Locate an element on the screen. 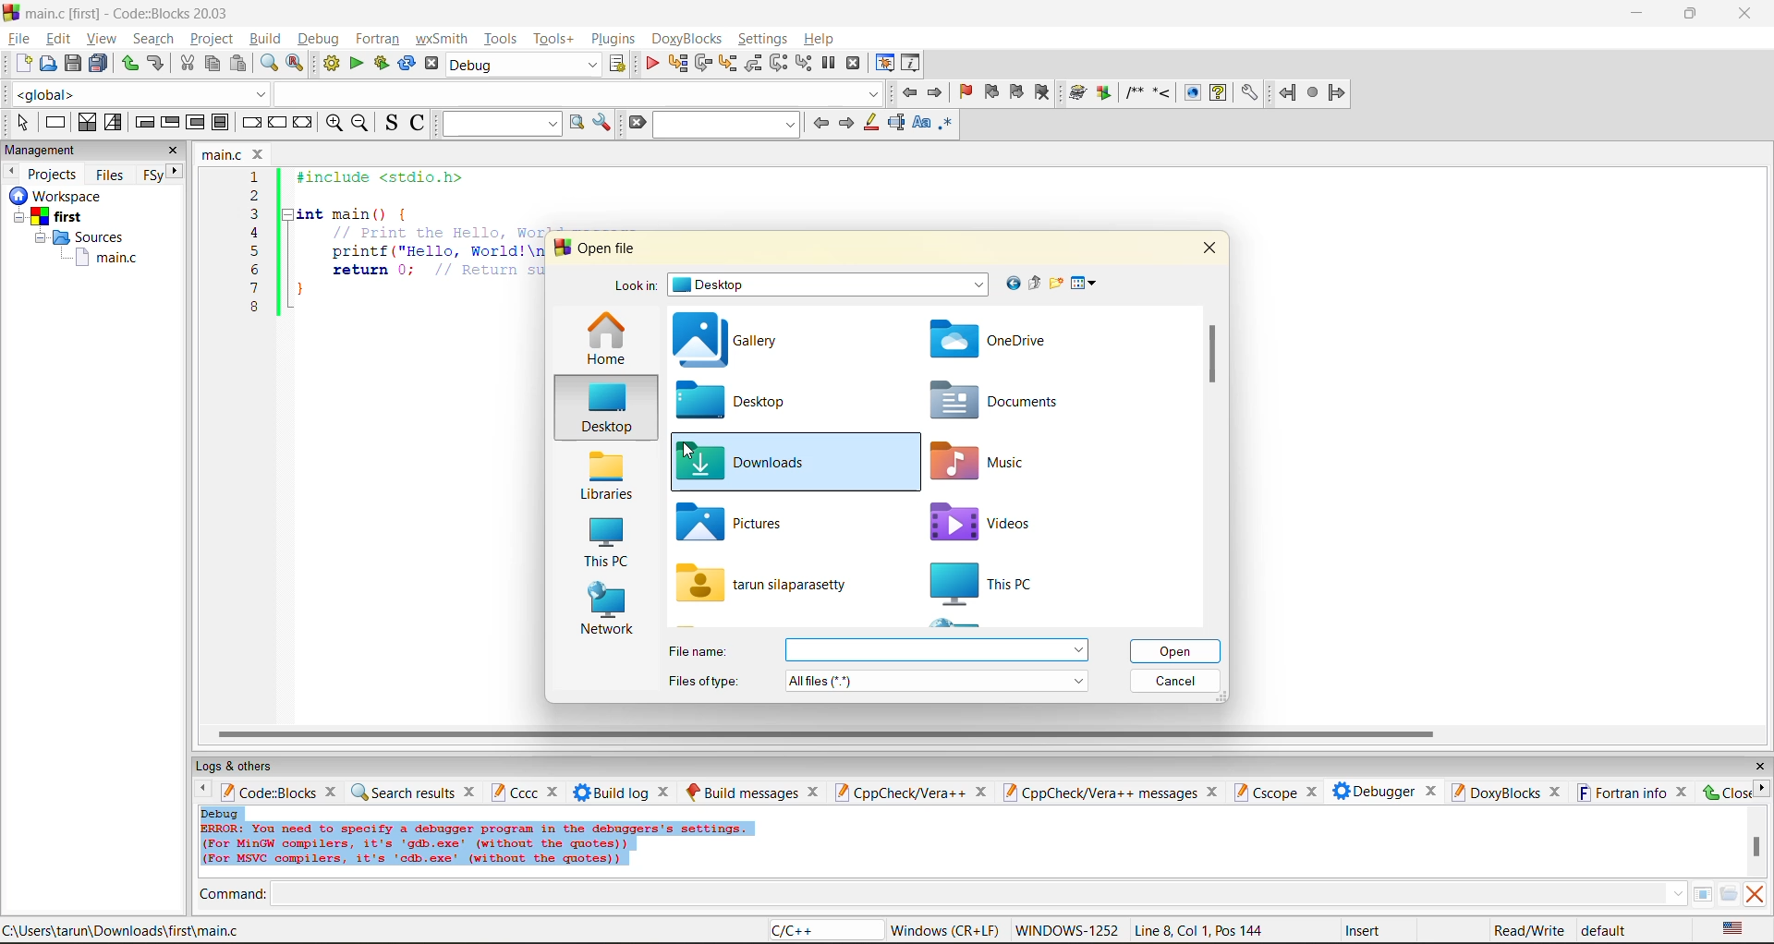 This screenshot has width=1774, height=944. next instruction is located at coordinates (778, 63).